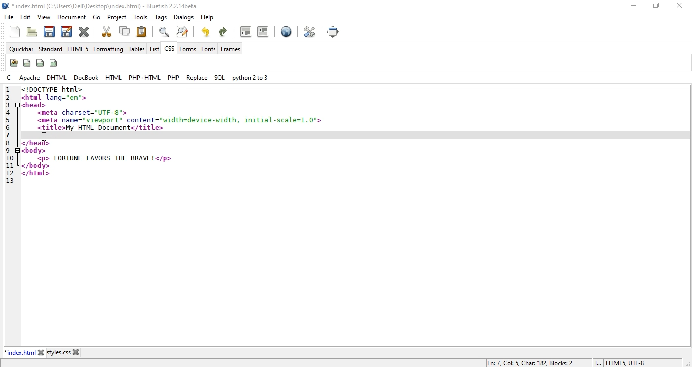 This screenshot has height=367, width=692. I want to click on columns, so click(54, 63).